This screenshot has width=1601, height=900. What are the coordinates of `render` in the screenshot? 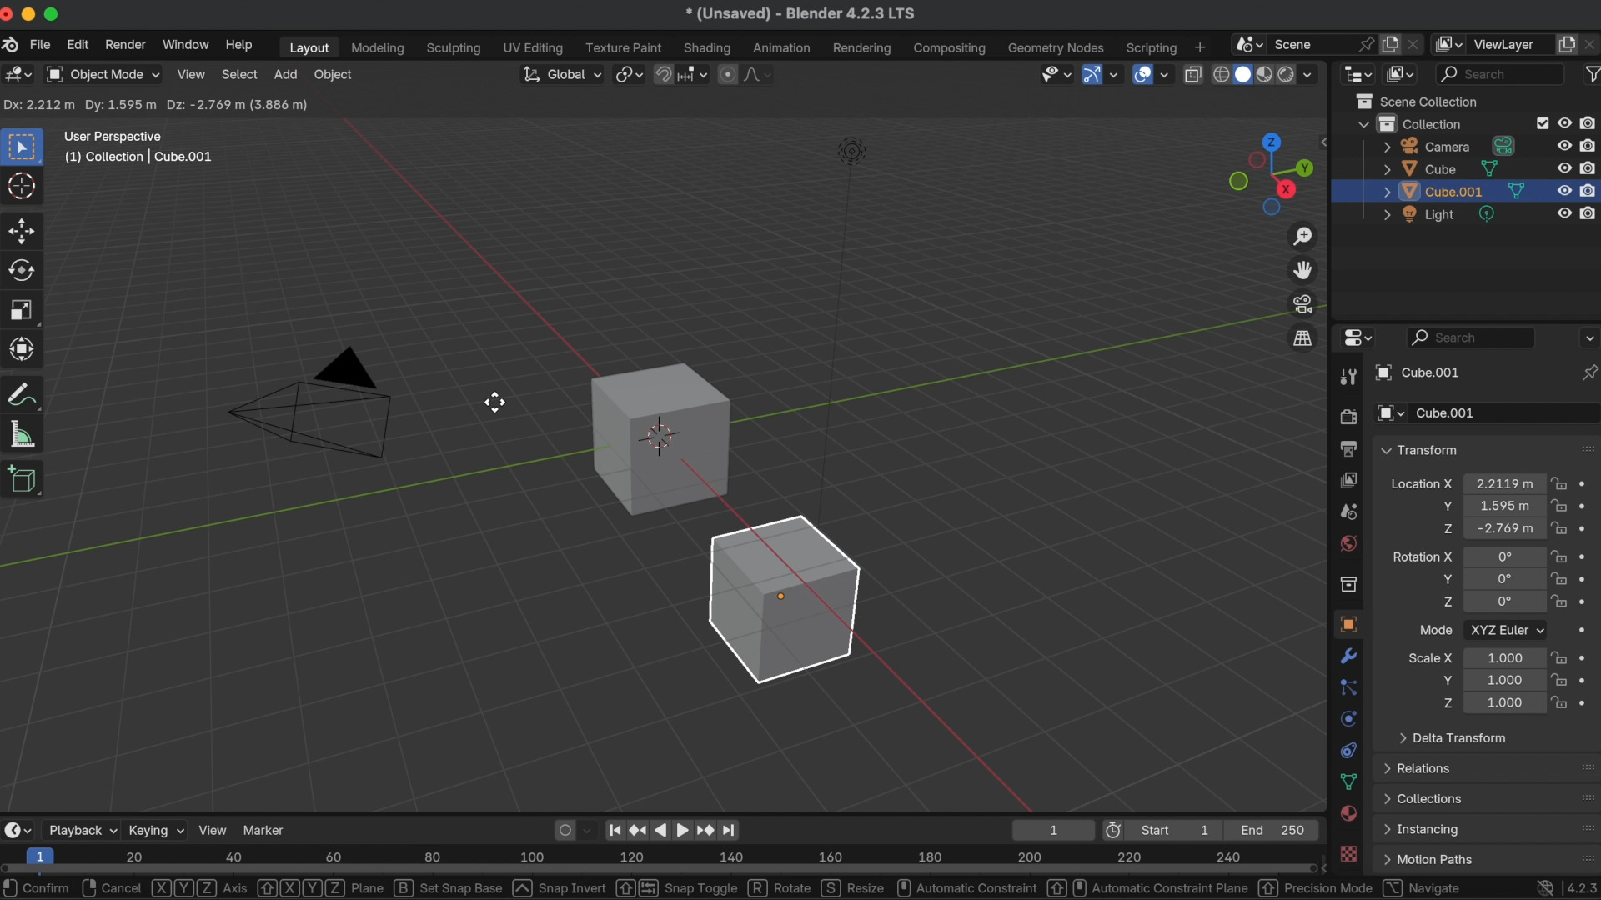 It's located at (1347, 417).